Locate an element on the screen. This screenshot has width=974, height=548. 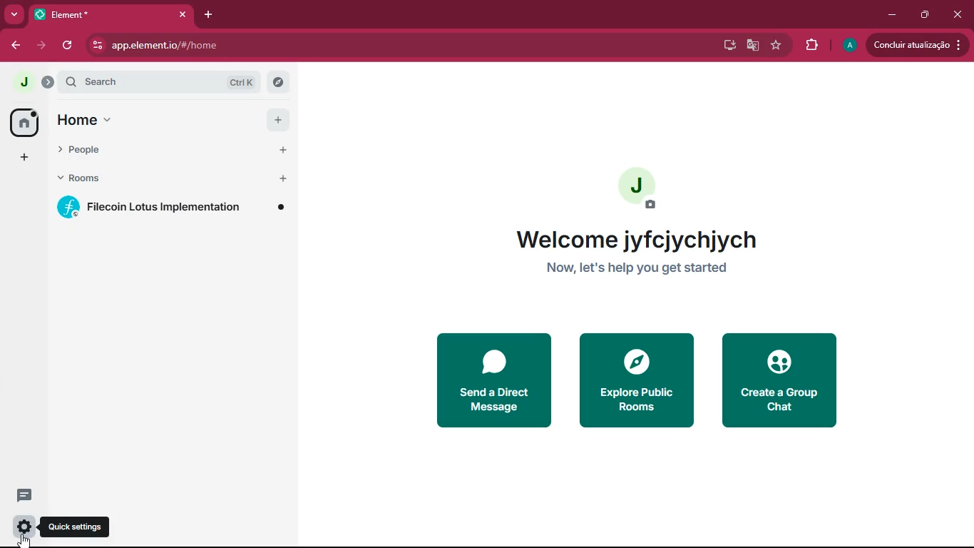
threads is located at coordinates (24, 494).